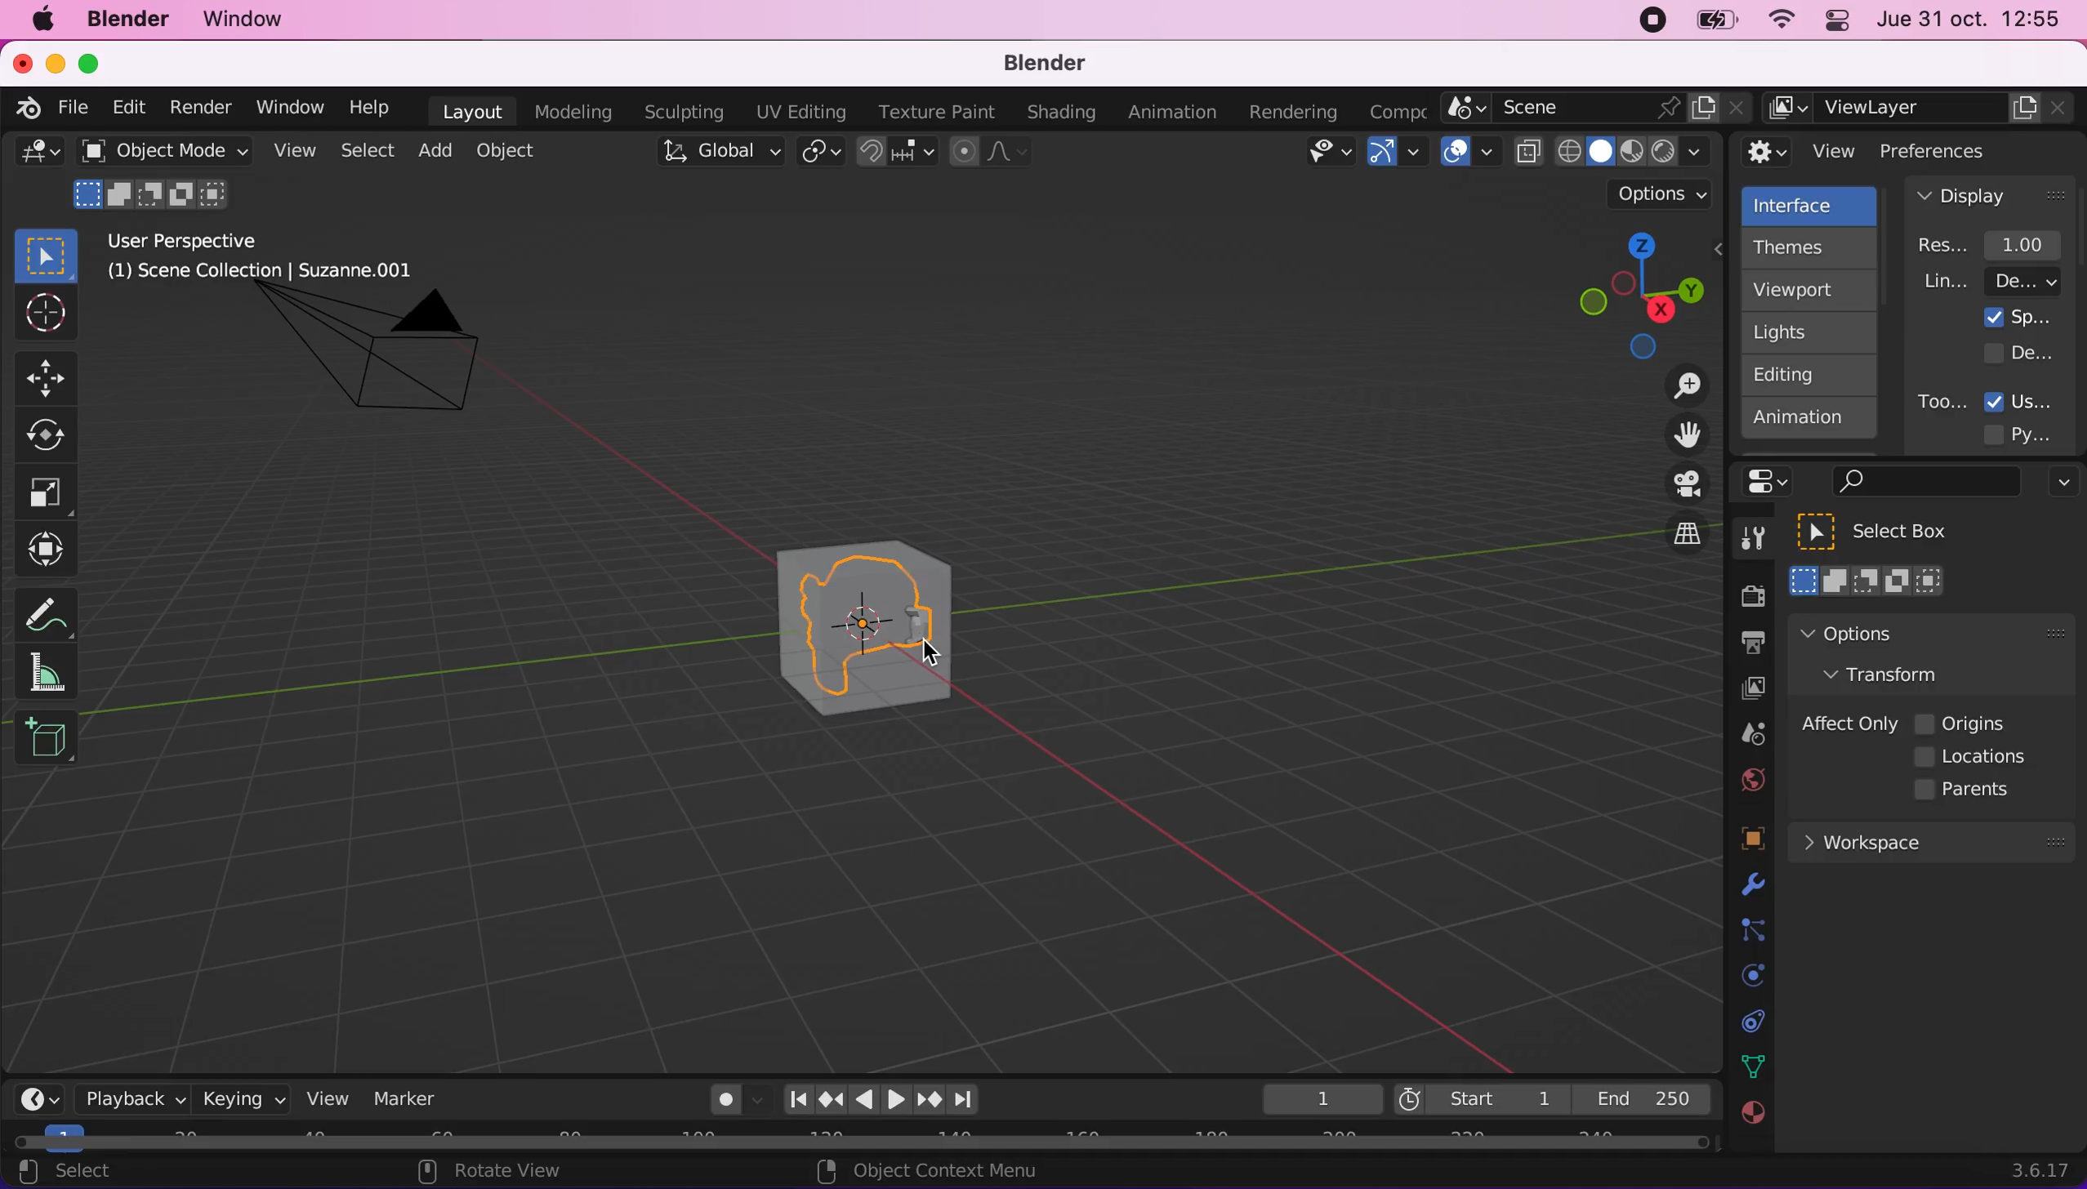 This screenshot has width=2087, height=1189. I want to click on gizmos, so click(1396, 157).